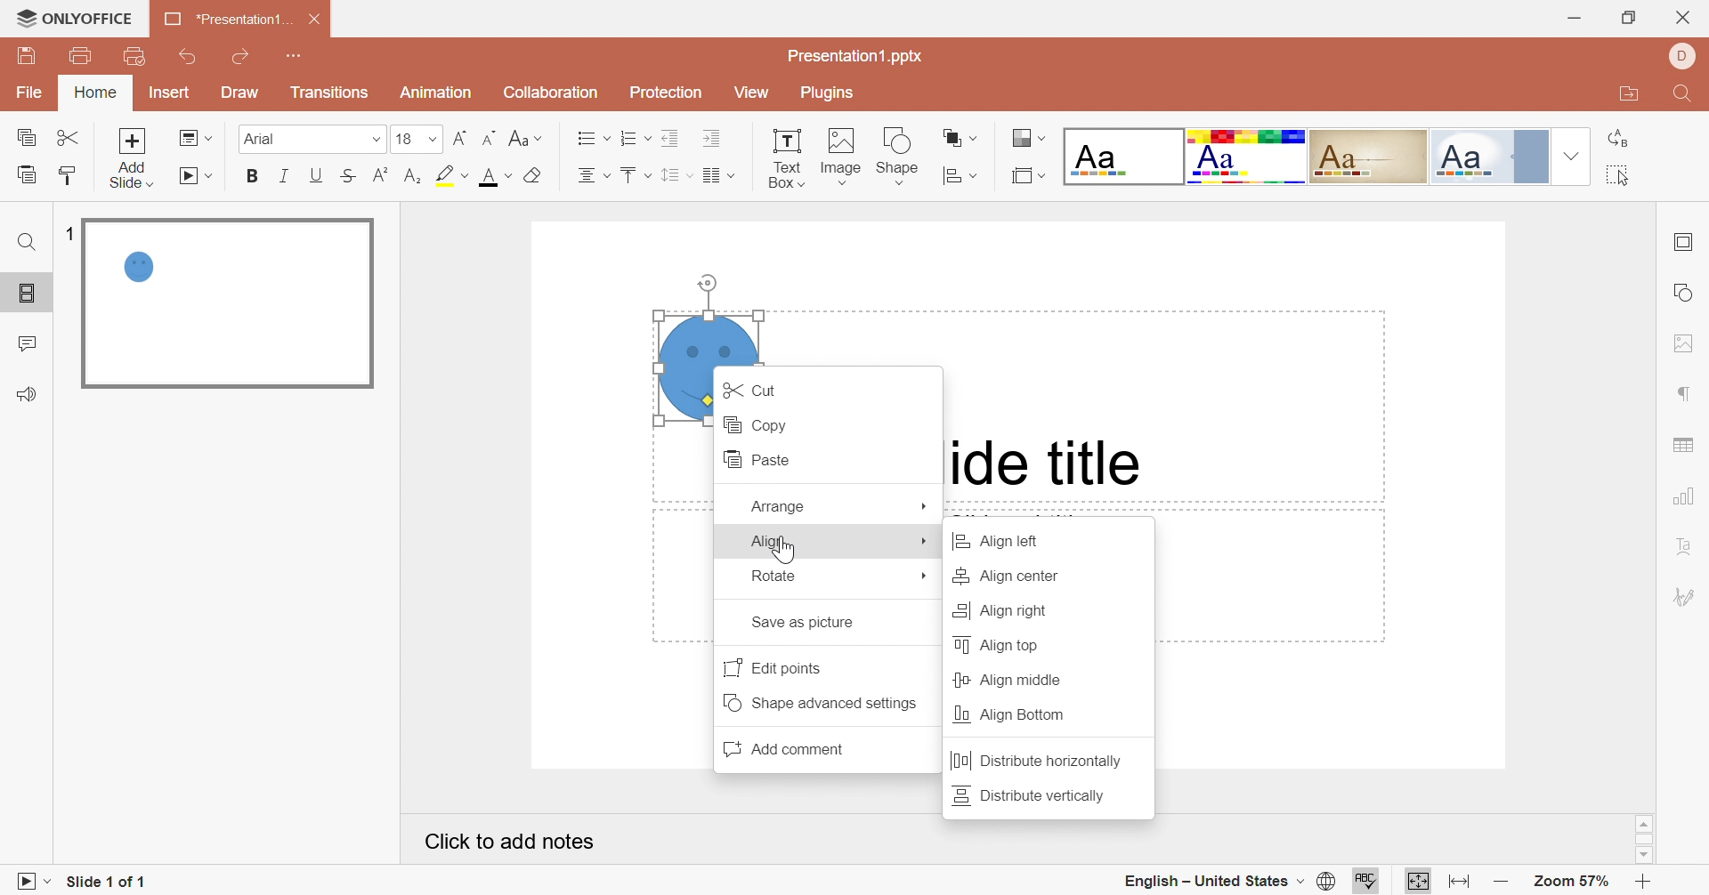  Describe the element at coordinates (588, 137) in the screenshot. I see `Bullets` at that location.